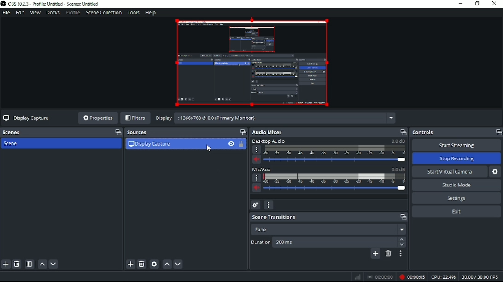  What do you see at coordinates (481, 277) in the screenshot?
I see `30.00/30.00FPS` at bounding box center [481, 277].